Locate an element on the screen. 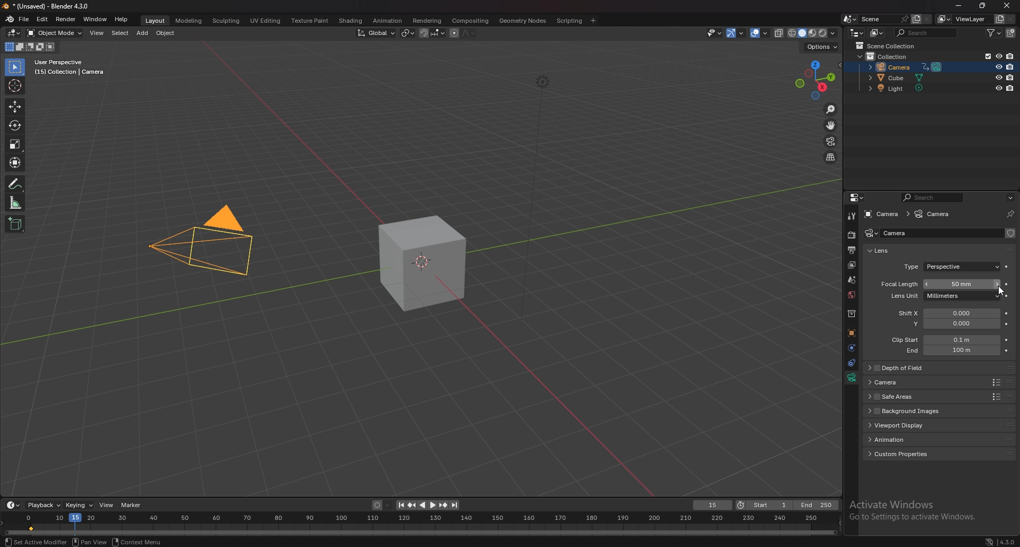 Image resolution: width=1020 pixels, height=547 pixels. preset viewpoint is located at coordinates (815, 80).